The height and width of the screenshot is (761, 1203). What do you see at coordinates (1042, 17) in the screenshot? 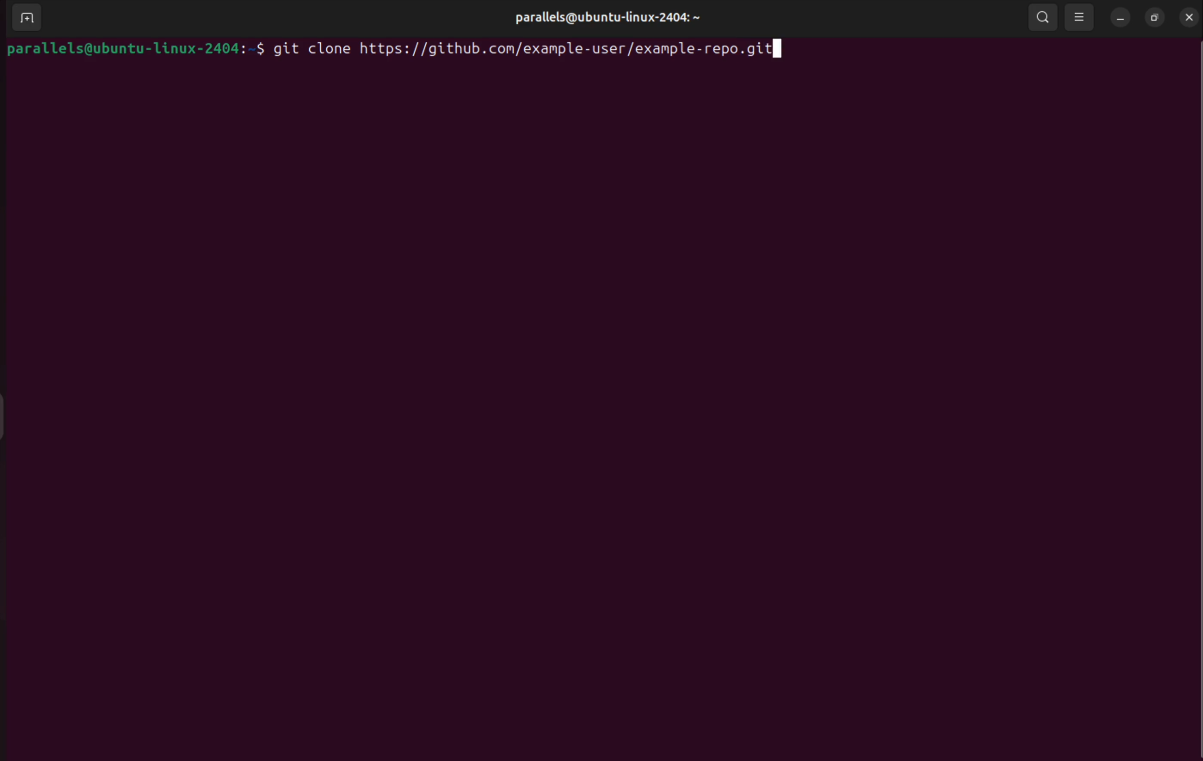
I see `search` at bounding box center [1042, 17].